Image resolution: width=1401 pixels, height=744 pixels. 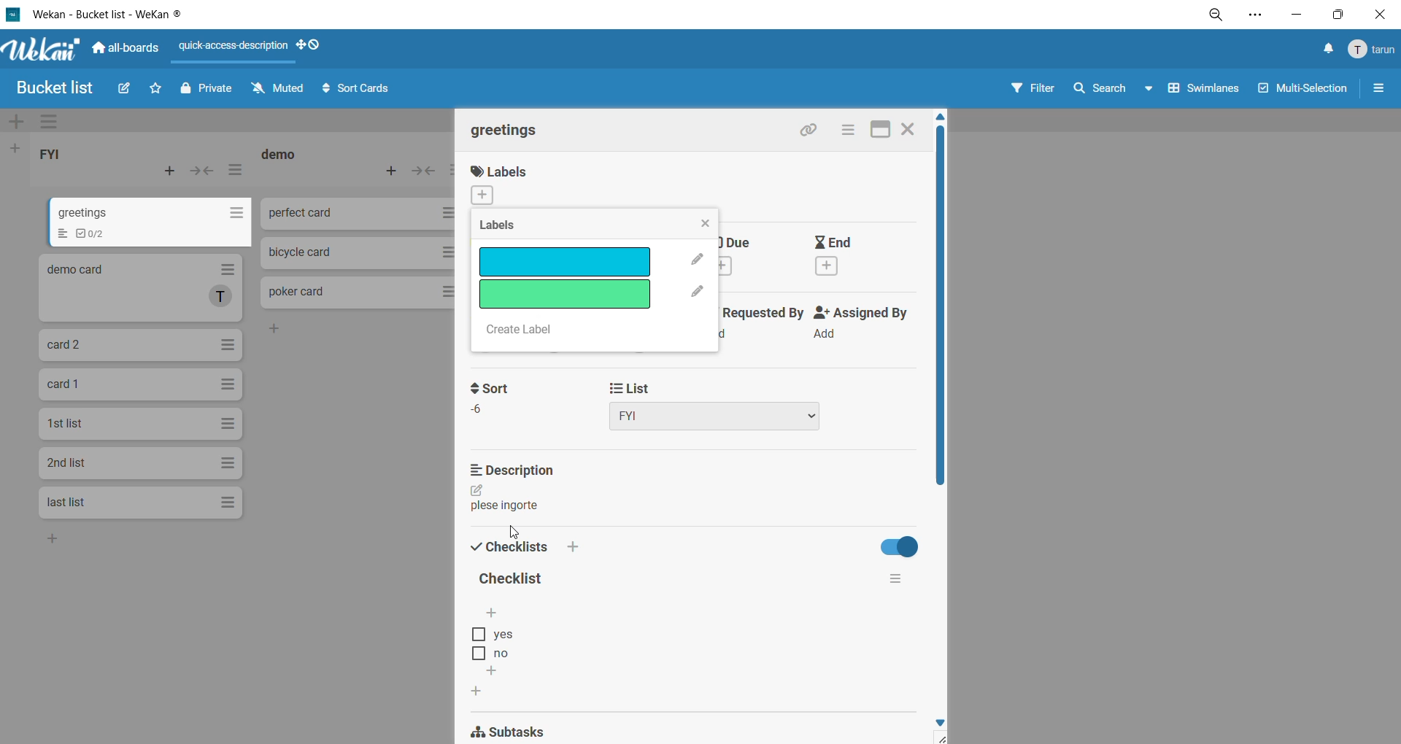 What do you see at coordinates (900, 547) in the screenshot?
I see `hide completed checklist` at bounding box center [900, 547].